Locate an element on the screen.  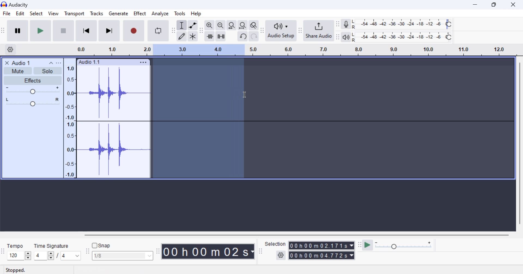
Audio Setup is located at coordinates (281, 30).